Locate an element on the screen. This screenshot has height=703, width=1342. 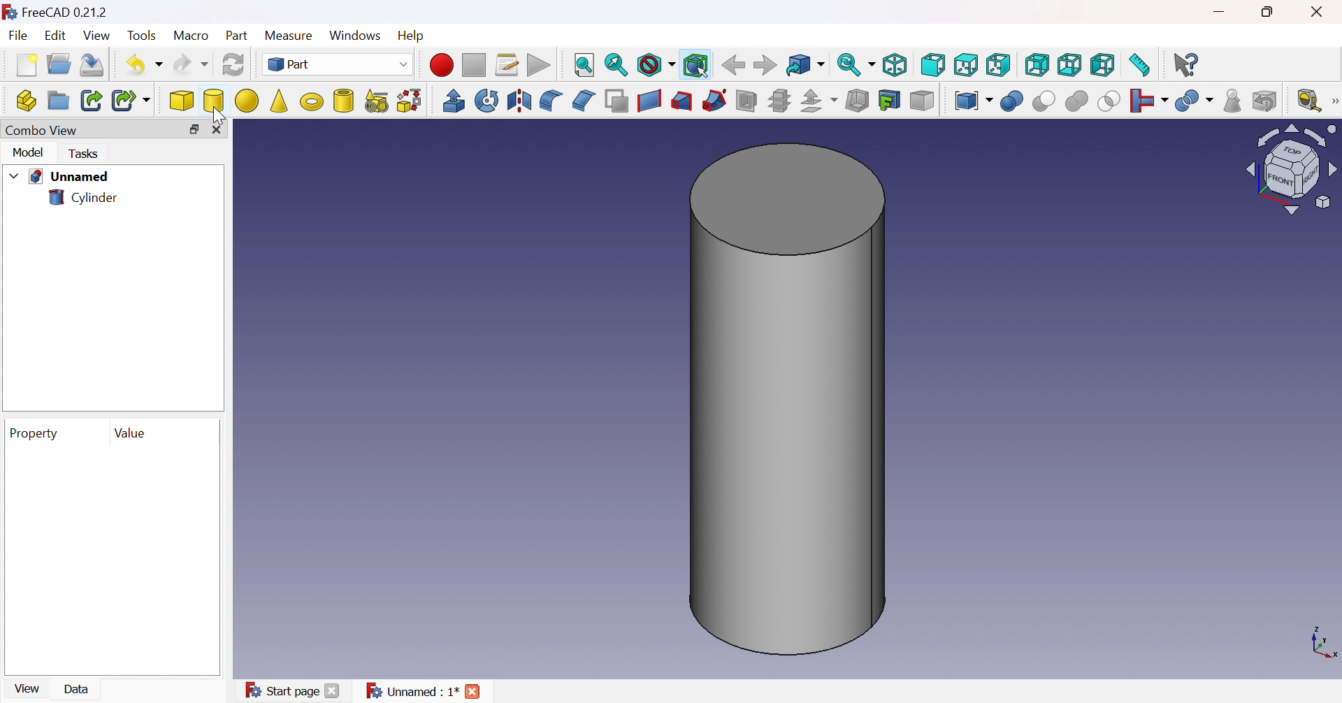
What's this? is located at coordinates (1187, 64).